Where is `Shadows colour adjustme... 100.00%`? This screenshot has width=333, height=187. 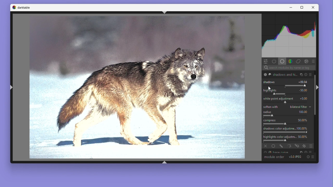 Shadows colour adjustme... 100.00% is located at coordinates (286, 129).